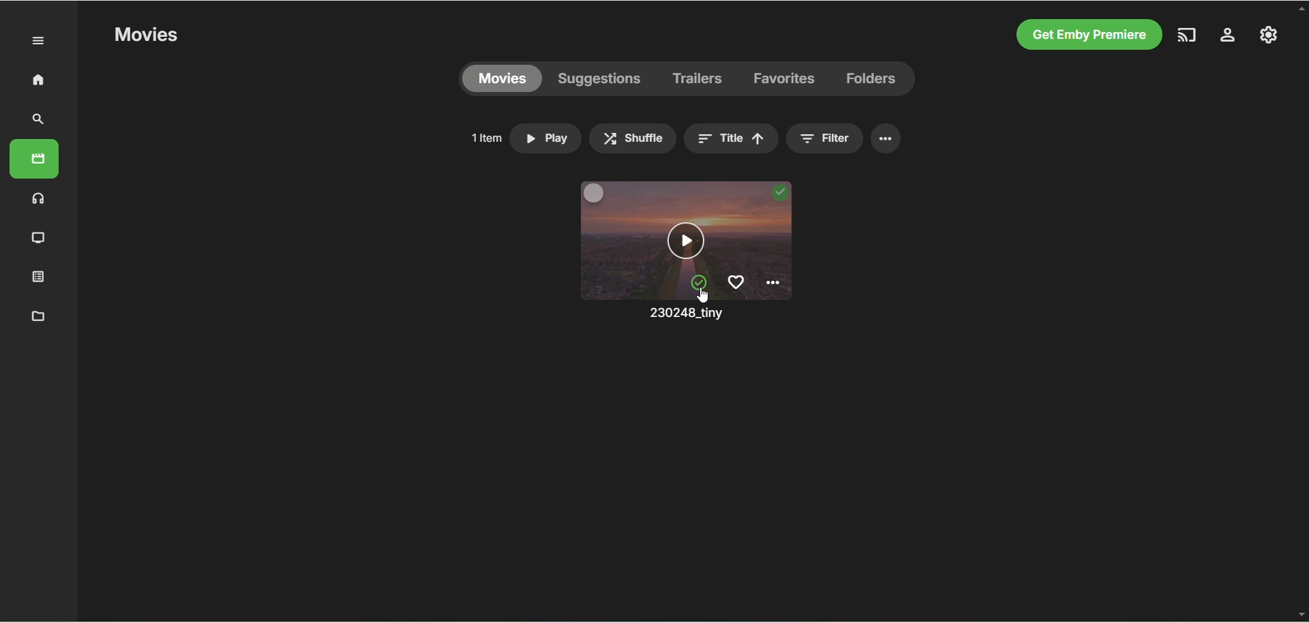  I want to click on manage emby server, so click(1225, 35).